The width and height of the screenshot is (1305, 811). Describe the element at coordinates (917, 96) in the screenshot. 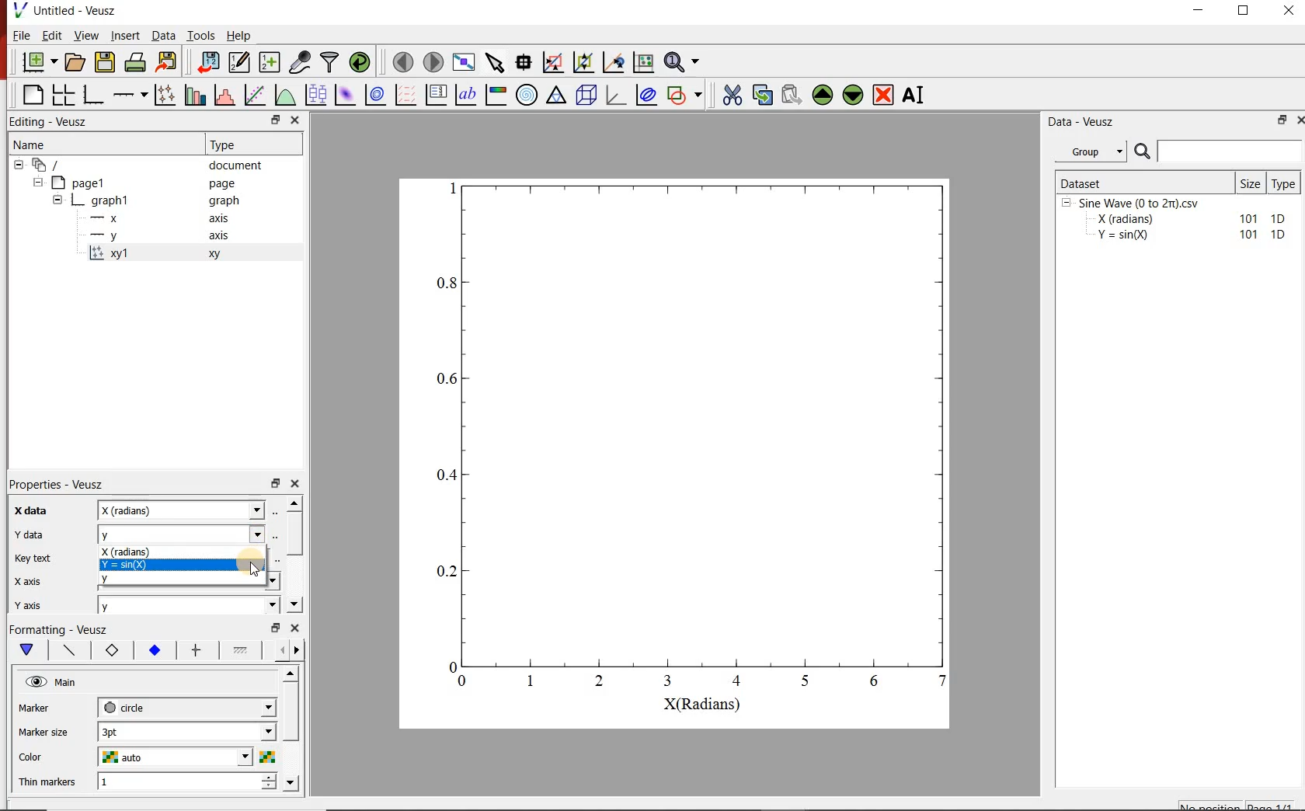

I see `rename` at that location.